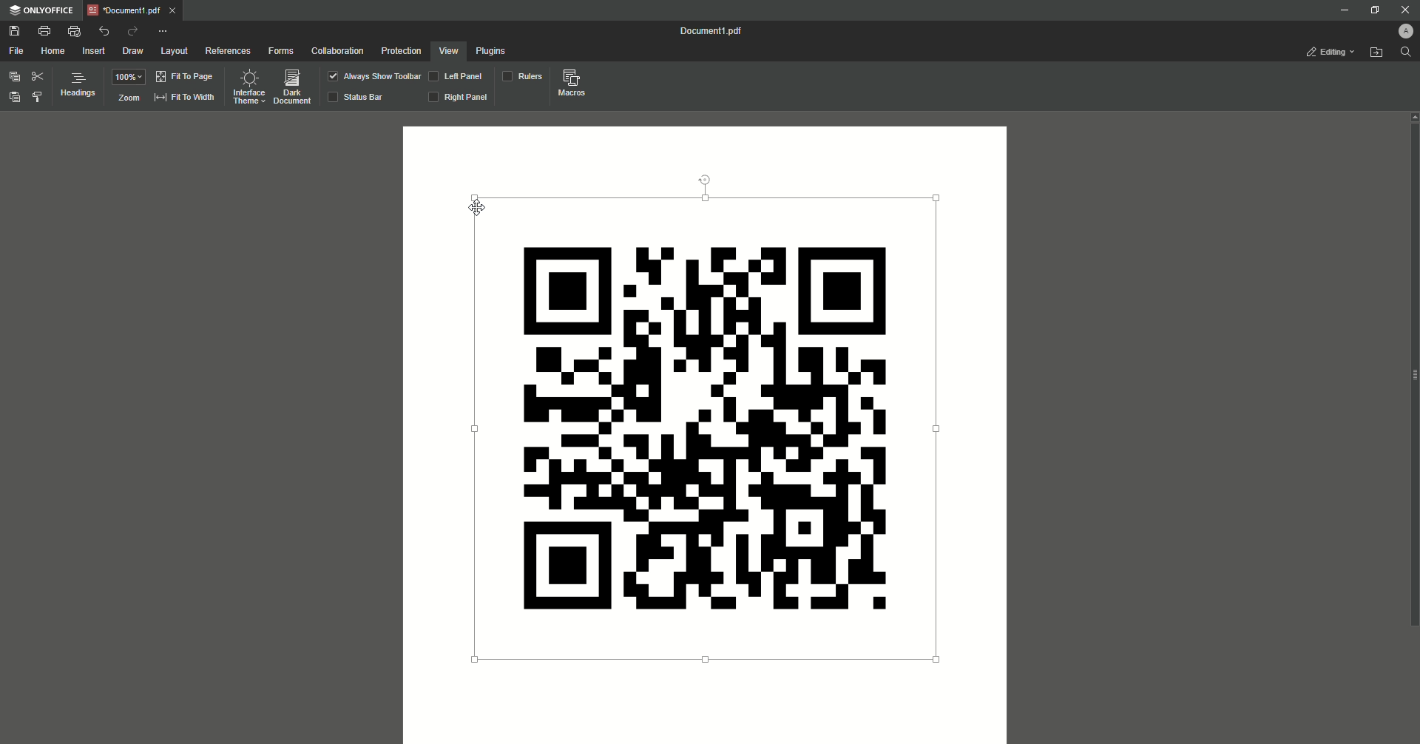 This screenshot has height=744, width=1420. What do you see at coordinates (16, 98) in the screenshot?
I see `Paste` at bounding box center [16, 98].